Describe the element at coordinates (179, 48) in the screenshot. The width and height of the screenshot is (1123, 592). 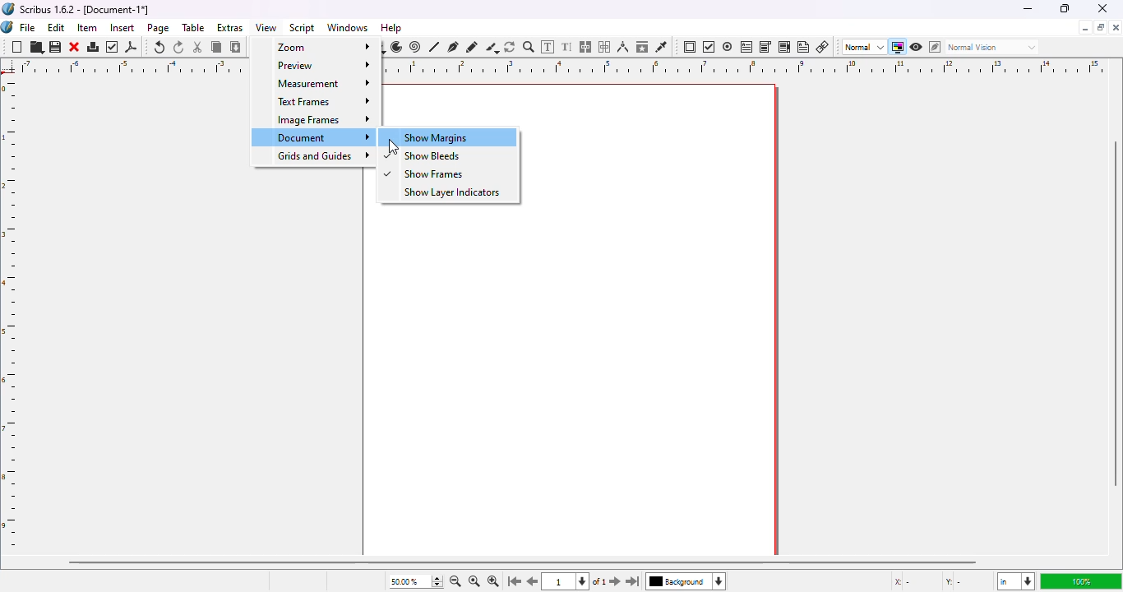
I see `redo` at that location.